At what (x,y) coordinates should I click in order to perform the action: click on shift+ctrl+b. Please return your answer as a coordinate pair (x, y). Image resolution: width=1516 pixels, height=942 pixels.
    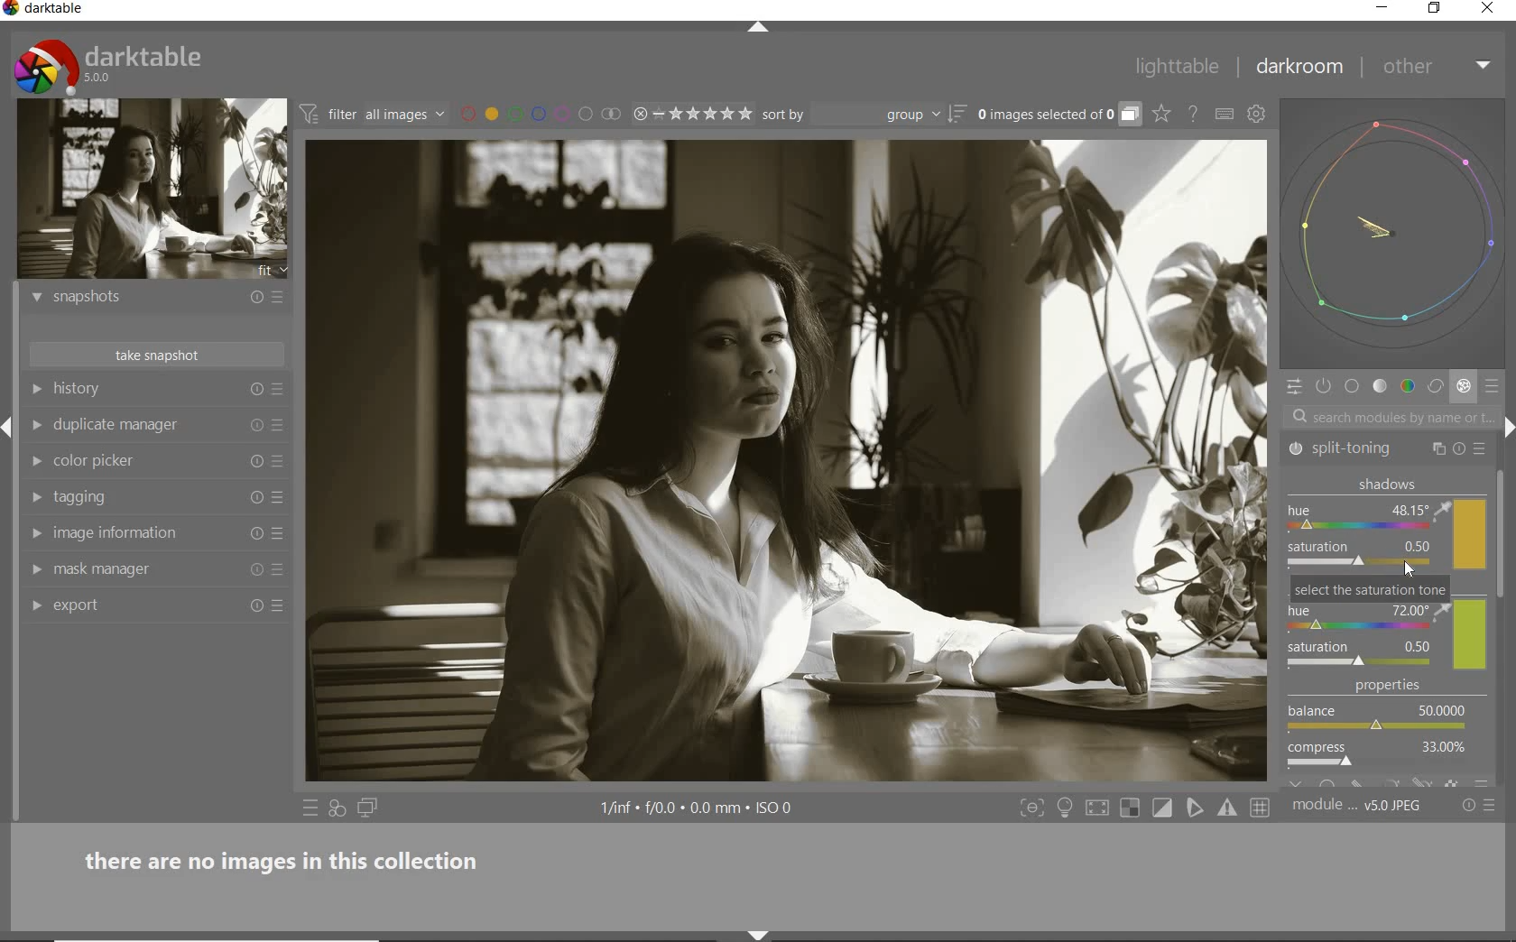
    Looking at the image, I should click on (760, 933).